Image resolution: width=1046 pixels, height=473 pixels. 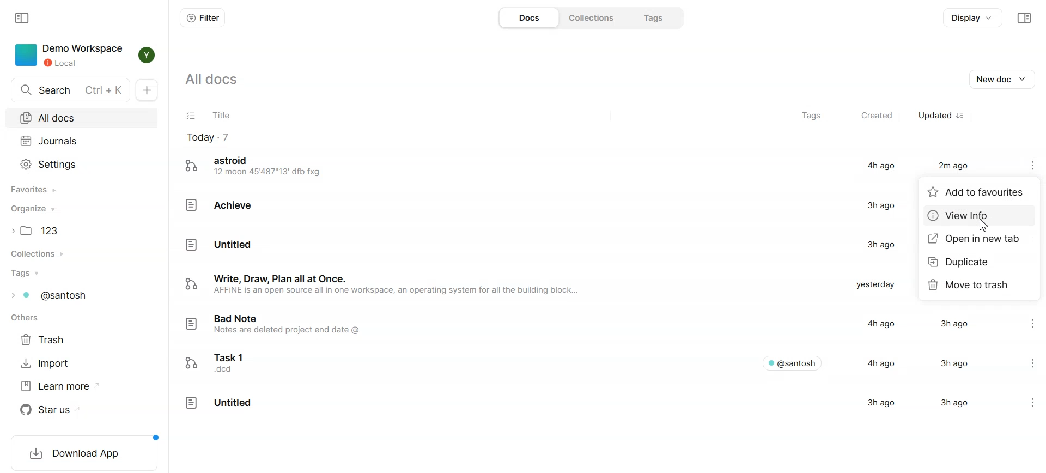 I want to click on New doc, so click(x=992, y=79).